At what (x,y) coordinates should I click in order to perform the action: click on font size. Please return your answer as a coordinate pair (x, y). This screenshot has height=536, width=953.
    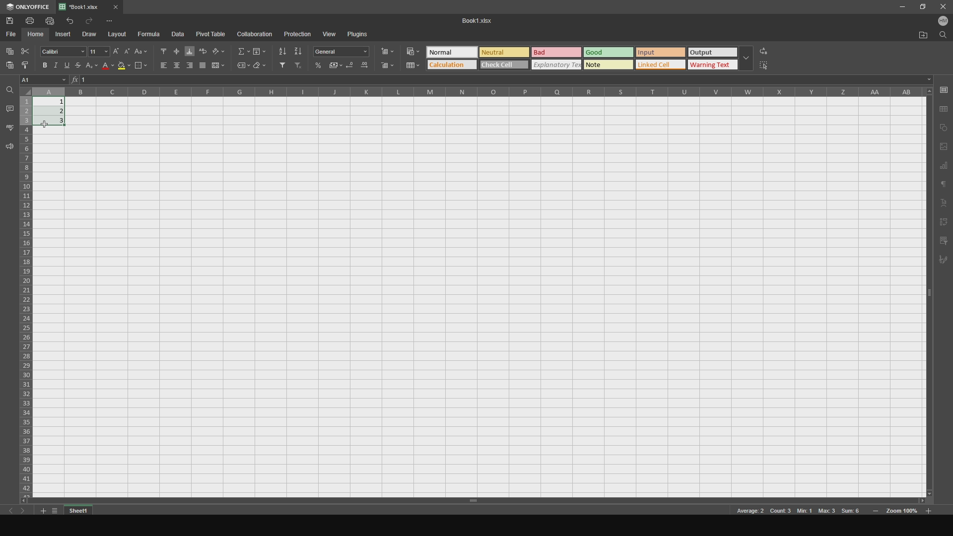
    Looking at the image, I should click on (99, 51).